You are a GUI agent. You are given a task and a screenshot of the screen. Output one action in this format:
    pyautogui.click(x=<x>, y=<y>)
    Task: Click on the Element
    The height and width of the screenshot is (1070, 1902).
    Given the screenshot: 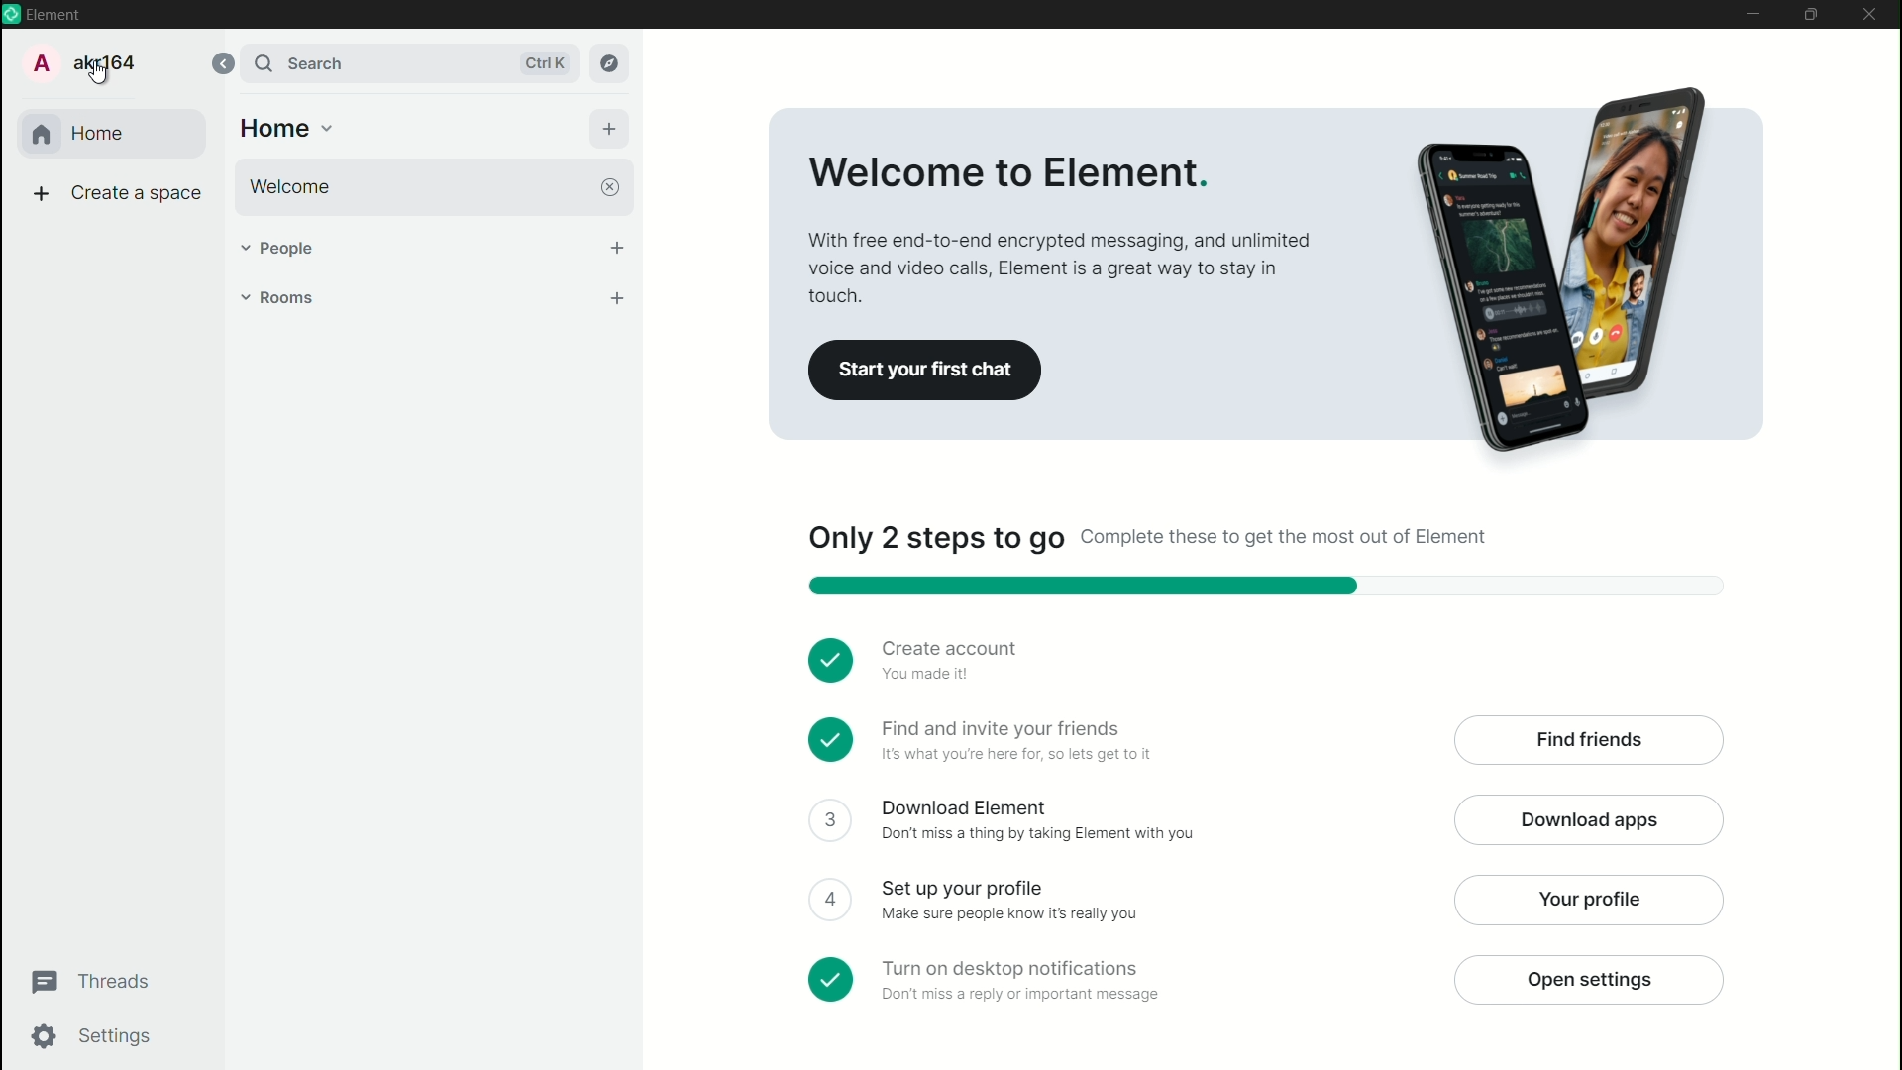 What is the action you would take?
    pyautogui.click(x=58, y=15)
    